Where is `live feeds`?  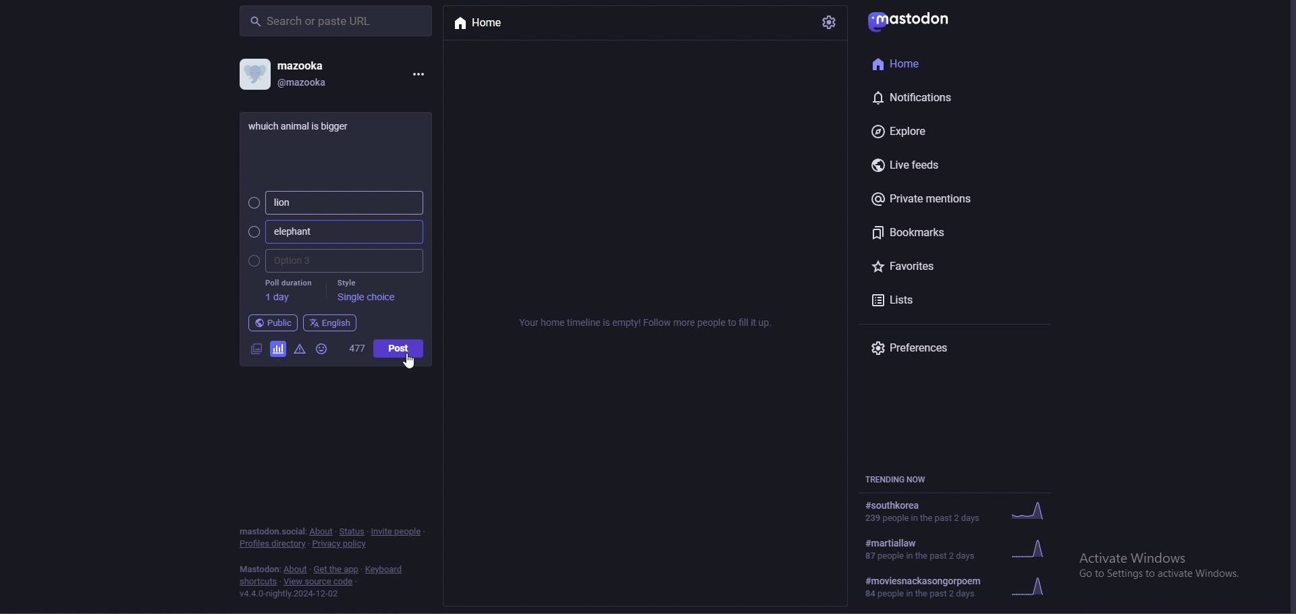
live feeds is located at coordinates (913, 165).